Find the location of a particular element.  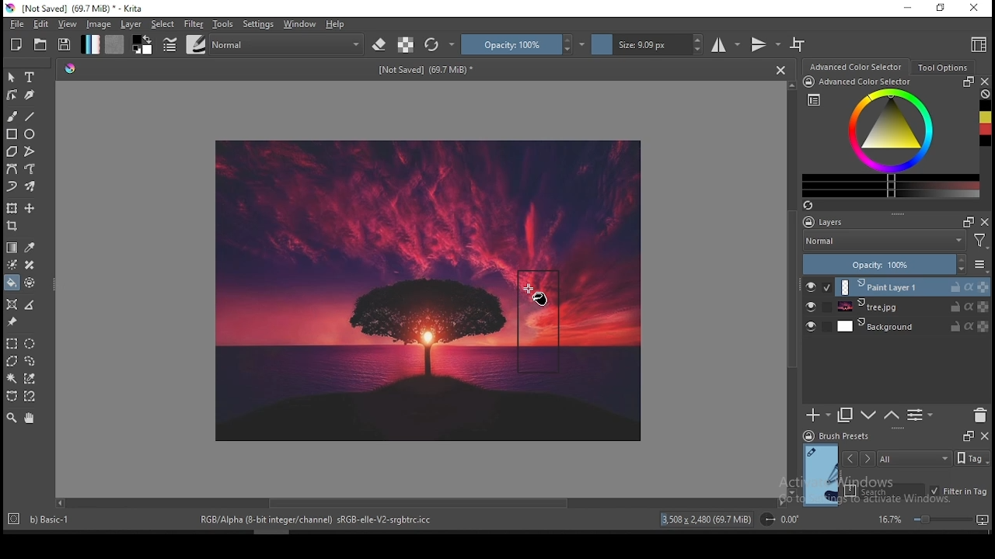

advanced color selector is located at coordinates (891, 137).